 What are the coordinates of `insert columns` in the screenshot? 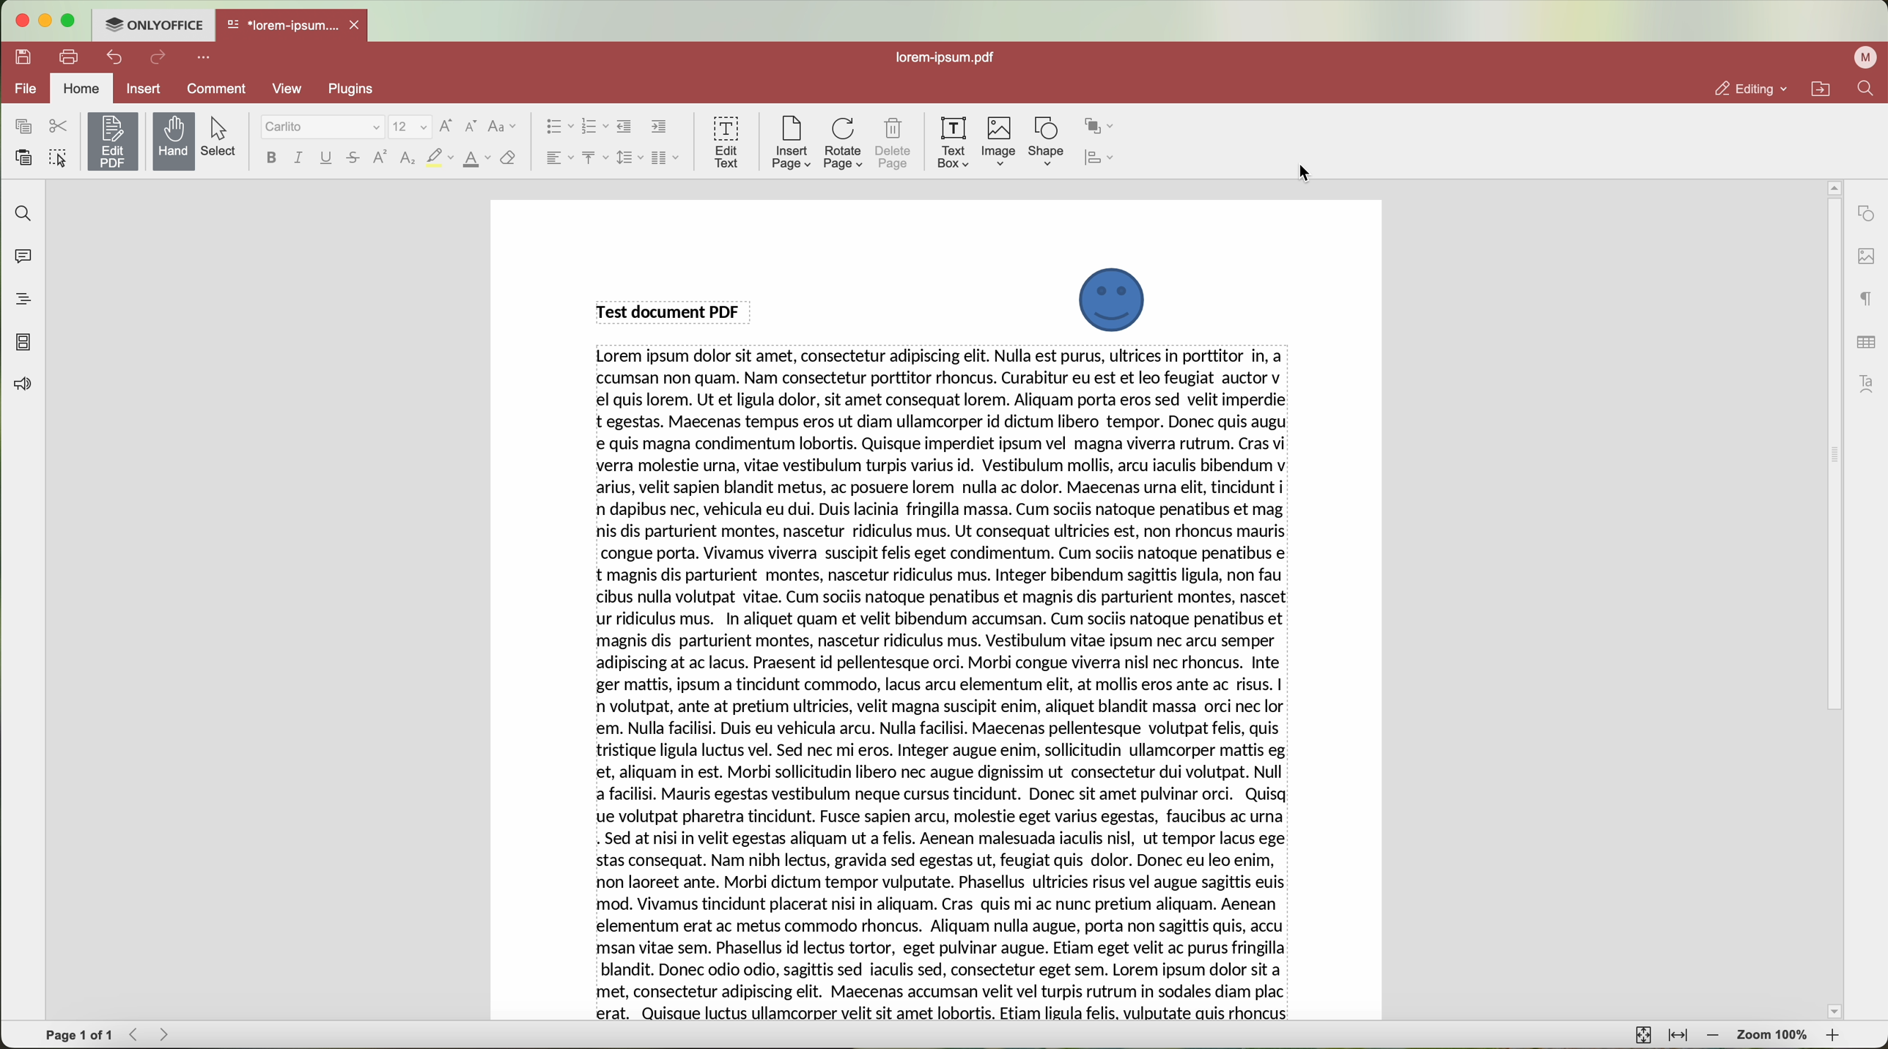 It's located at (666, 158).